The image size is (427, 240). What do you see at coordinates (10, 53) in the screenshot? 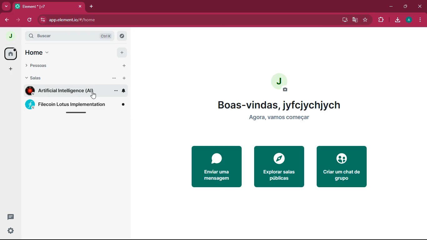
I see `home` at bounding box center [10, 53].